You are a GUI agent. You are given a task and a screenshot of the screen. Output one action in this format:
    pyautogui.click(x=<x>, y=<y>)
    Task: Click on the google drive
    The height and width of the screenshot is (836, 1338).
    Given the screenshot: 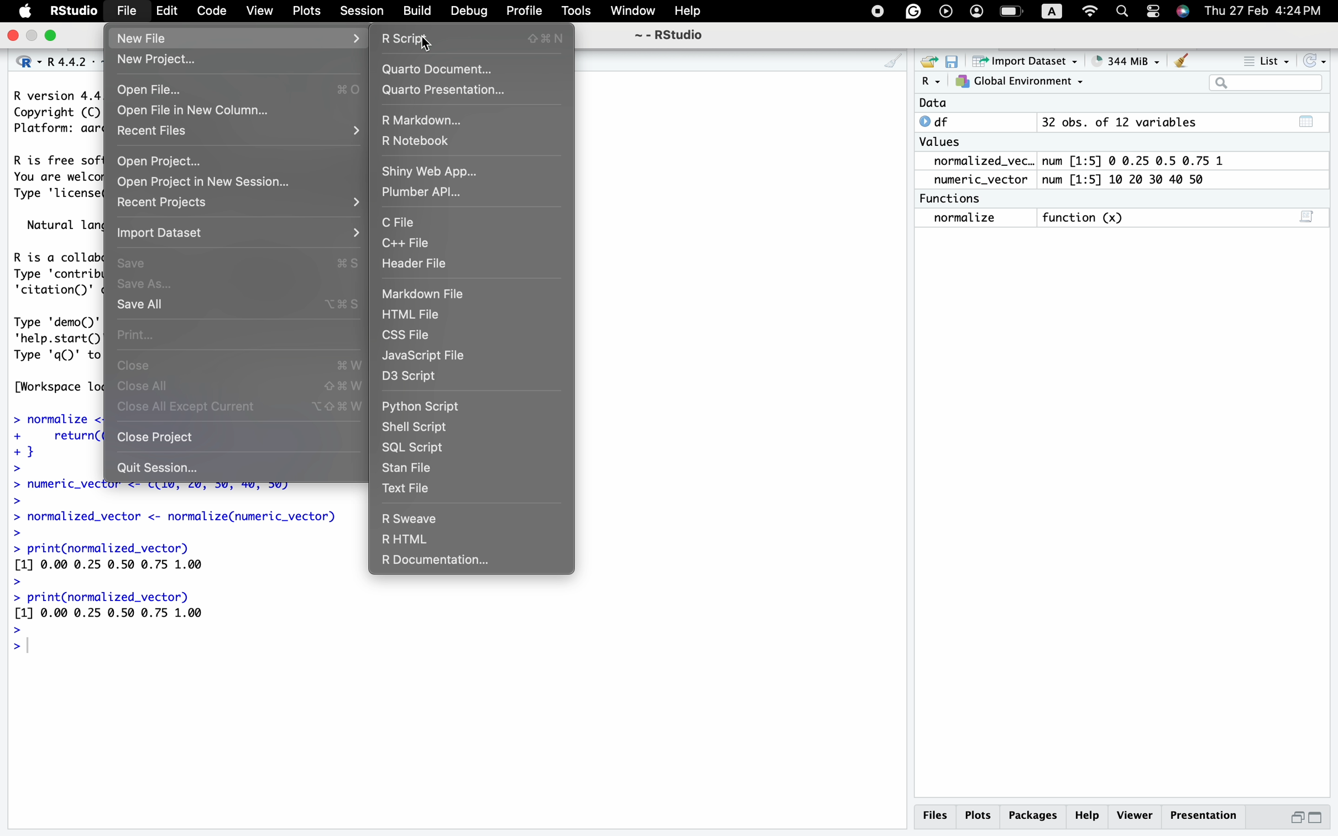 What is the action you would take?
    pyautogui.click(x=910, y=11)
    